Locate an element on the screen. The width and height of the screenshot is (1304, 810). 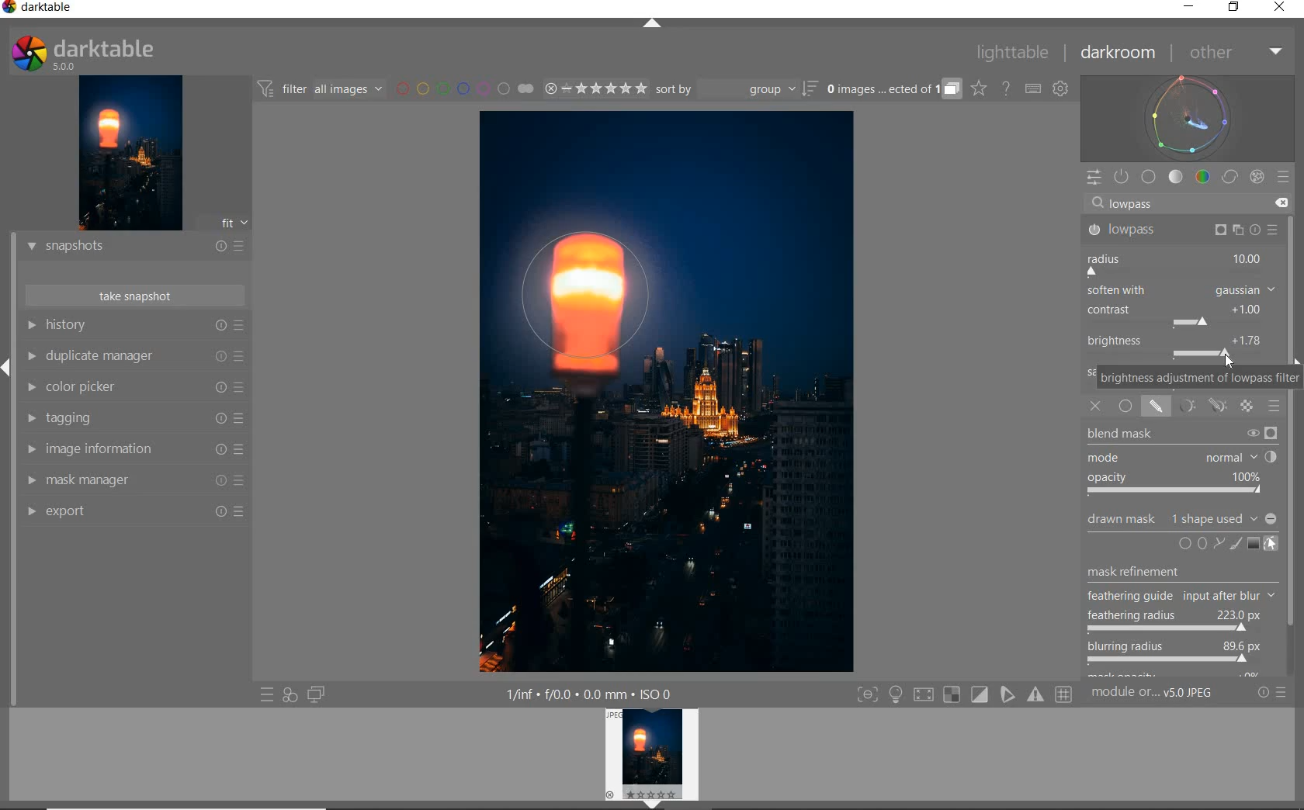
DISPLAYED GUI INFO is located at coordinates (590, 693).